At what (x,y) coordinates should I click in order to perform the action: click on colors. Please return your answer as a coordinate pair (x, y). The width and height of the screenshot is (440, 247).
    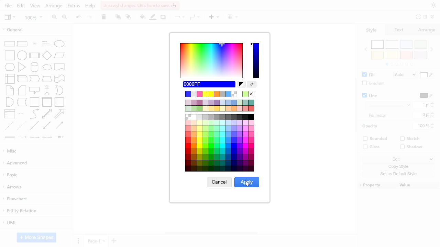
    Looking at the image, I should click on (399, 53).